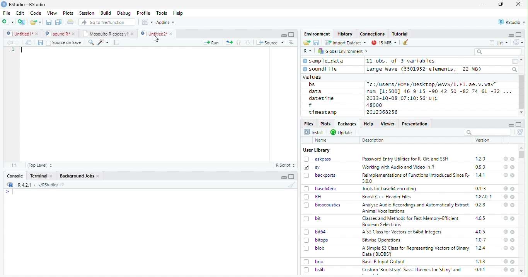 The width and height of the screenshot is (528, 277). I want to click on Show document outline, so click(291, 42).